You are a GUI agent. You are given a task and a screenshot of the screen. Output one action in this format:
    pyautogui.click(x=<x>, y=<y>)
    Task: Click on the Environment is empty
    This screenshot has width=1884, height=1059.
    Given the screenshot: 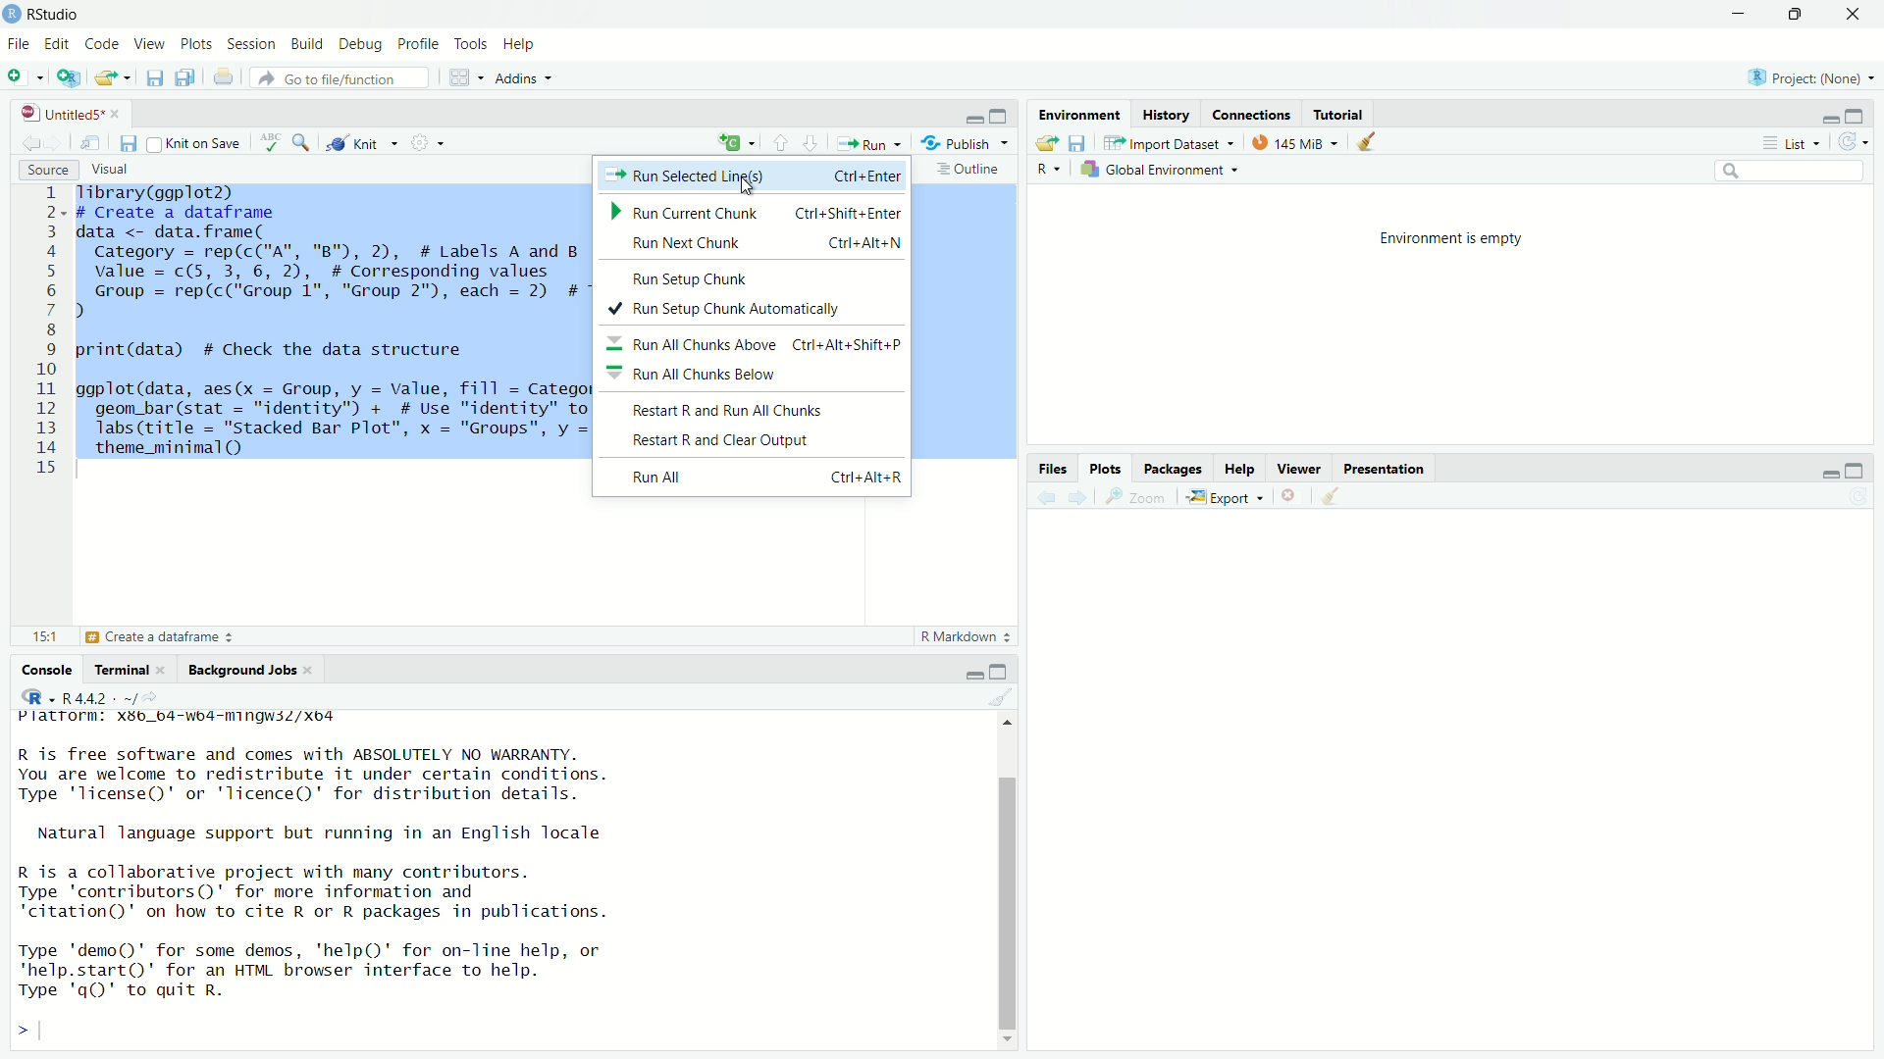 What is the action you would take?
    pyautogui.click(x=1456, y=237)
    